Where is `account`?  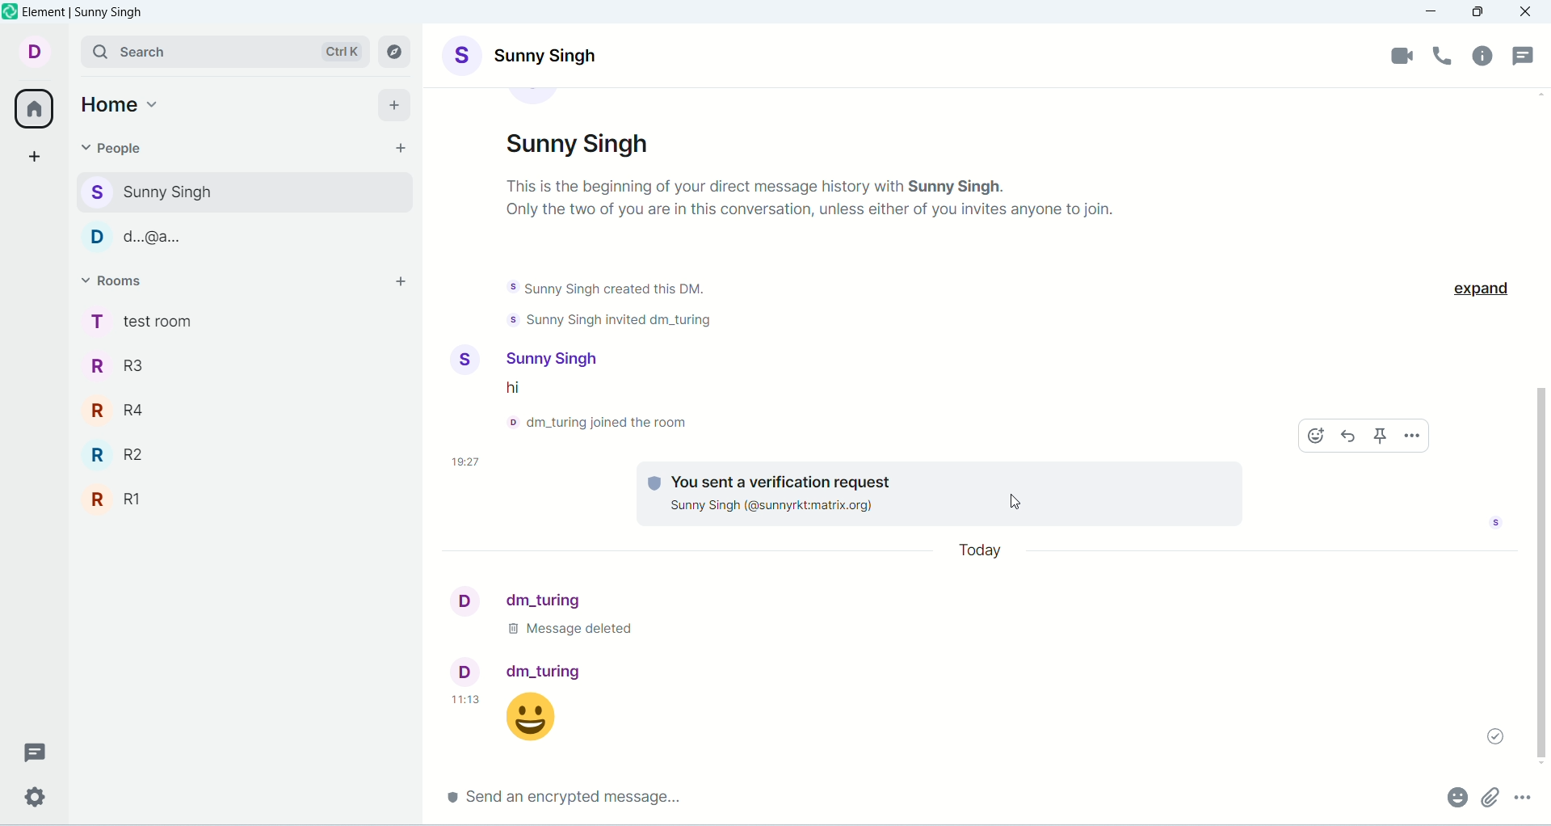
account is located at coordinates (36, 51).